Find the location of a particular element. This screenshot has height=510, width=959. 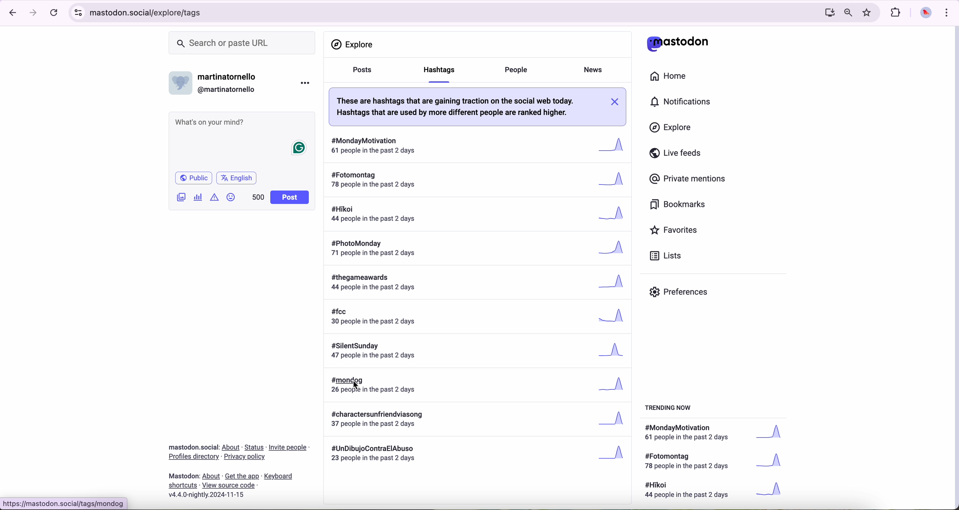

cursor on hashtag option is located at coordinates (437, 72).